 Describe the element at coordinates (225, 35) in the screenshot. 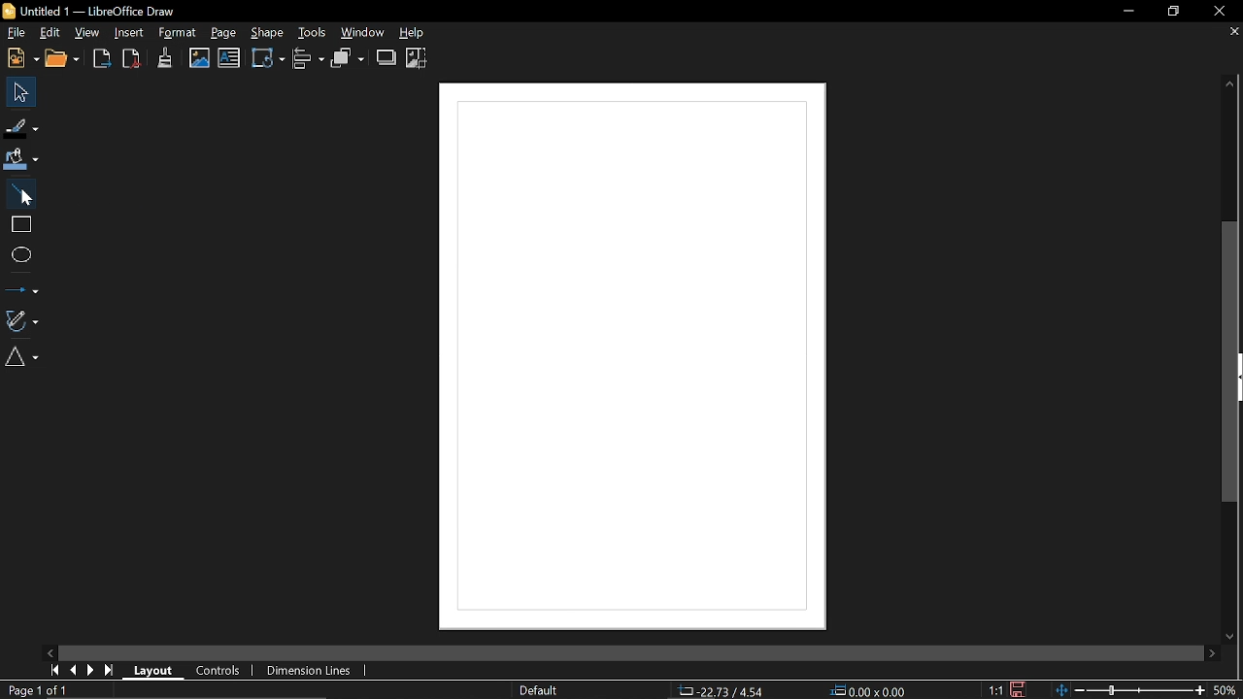

I see `Page` at that location.